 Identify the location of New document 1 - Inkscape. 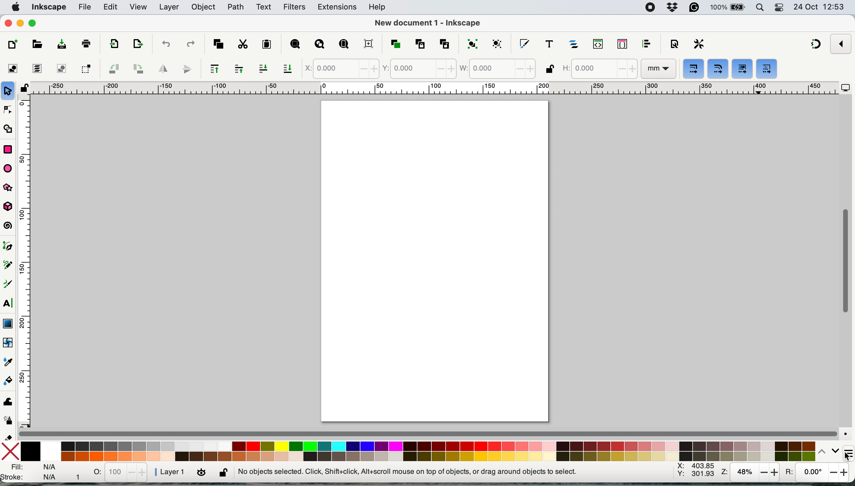
(431, 23).